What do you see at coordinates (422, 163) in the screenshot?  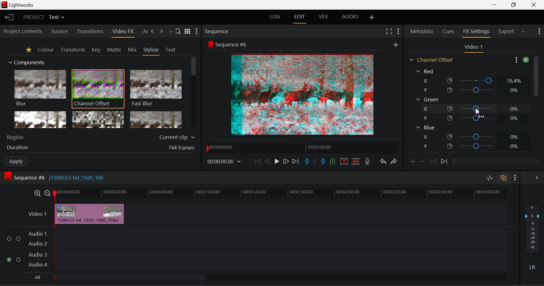 I see `Remove keyframe` at bounding box center [422, 163].